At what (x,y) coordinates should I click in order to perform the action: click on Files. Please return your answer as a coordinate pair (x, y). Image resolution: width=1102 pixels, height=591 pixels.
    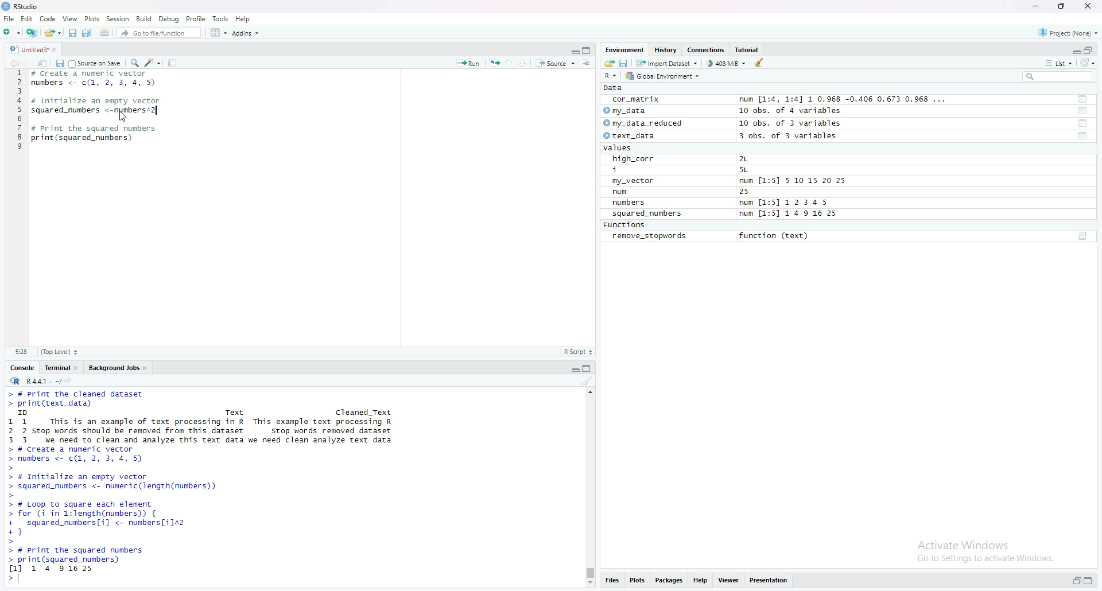
    Looking at the image, I should click on (611, 582).